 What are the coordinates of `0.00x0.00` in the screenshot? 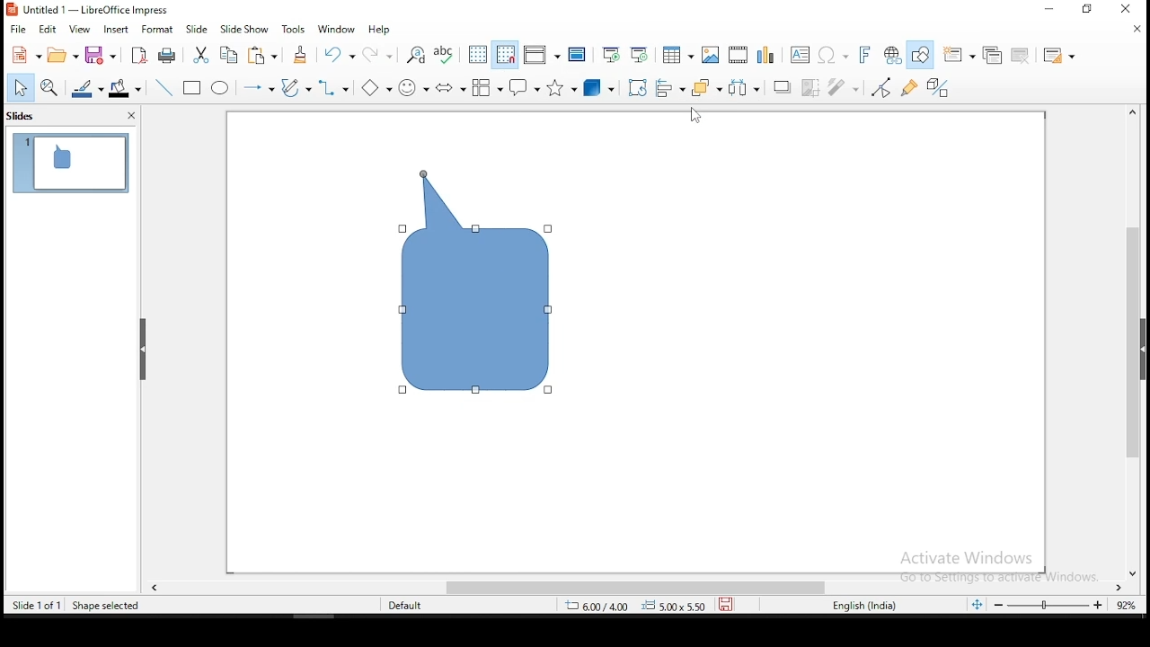 It's located at (676, 607).